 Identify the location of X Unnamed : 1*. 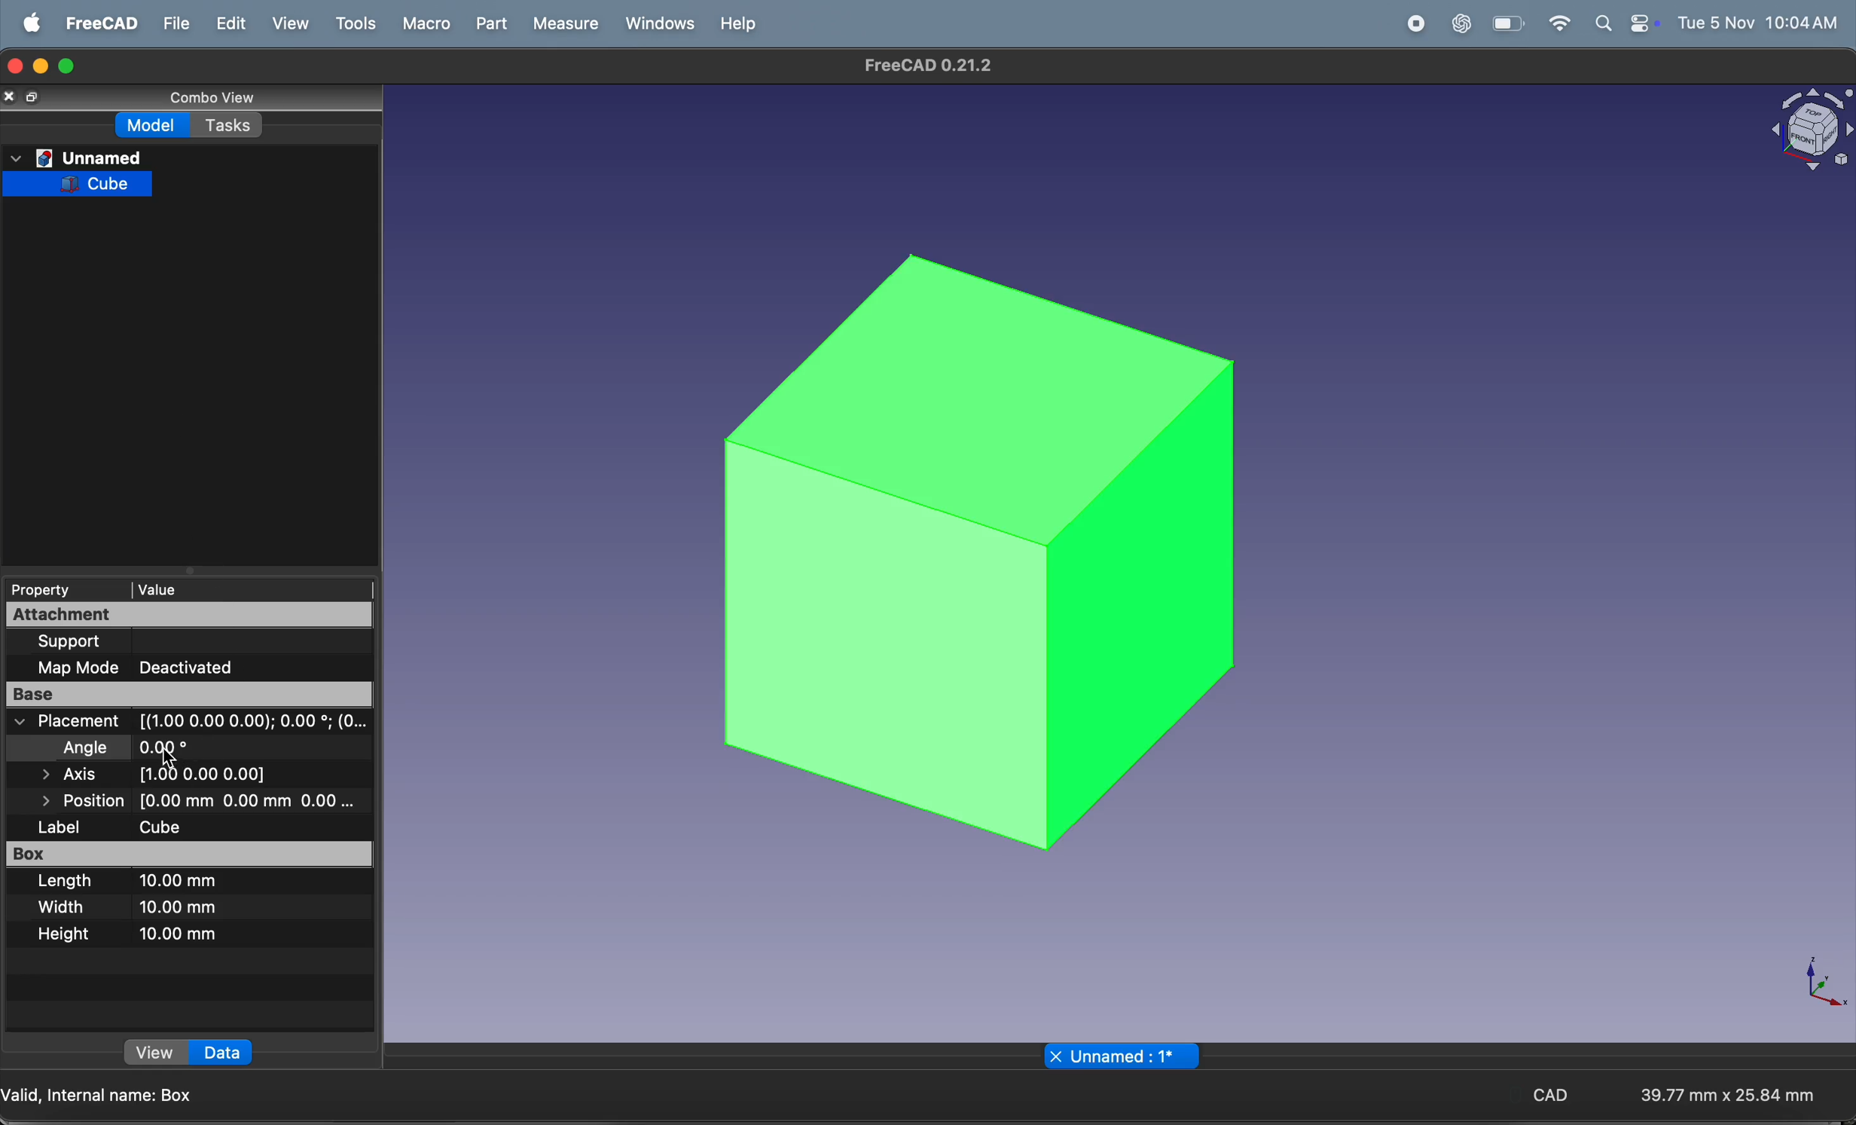
(1126, 1057).